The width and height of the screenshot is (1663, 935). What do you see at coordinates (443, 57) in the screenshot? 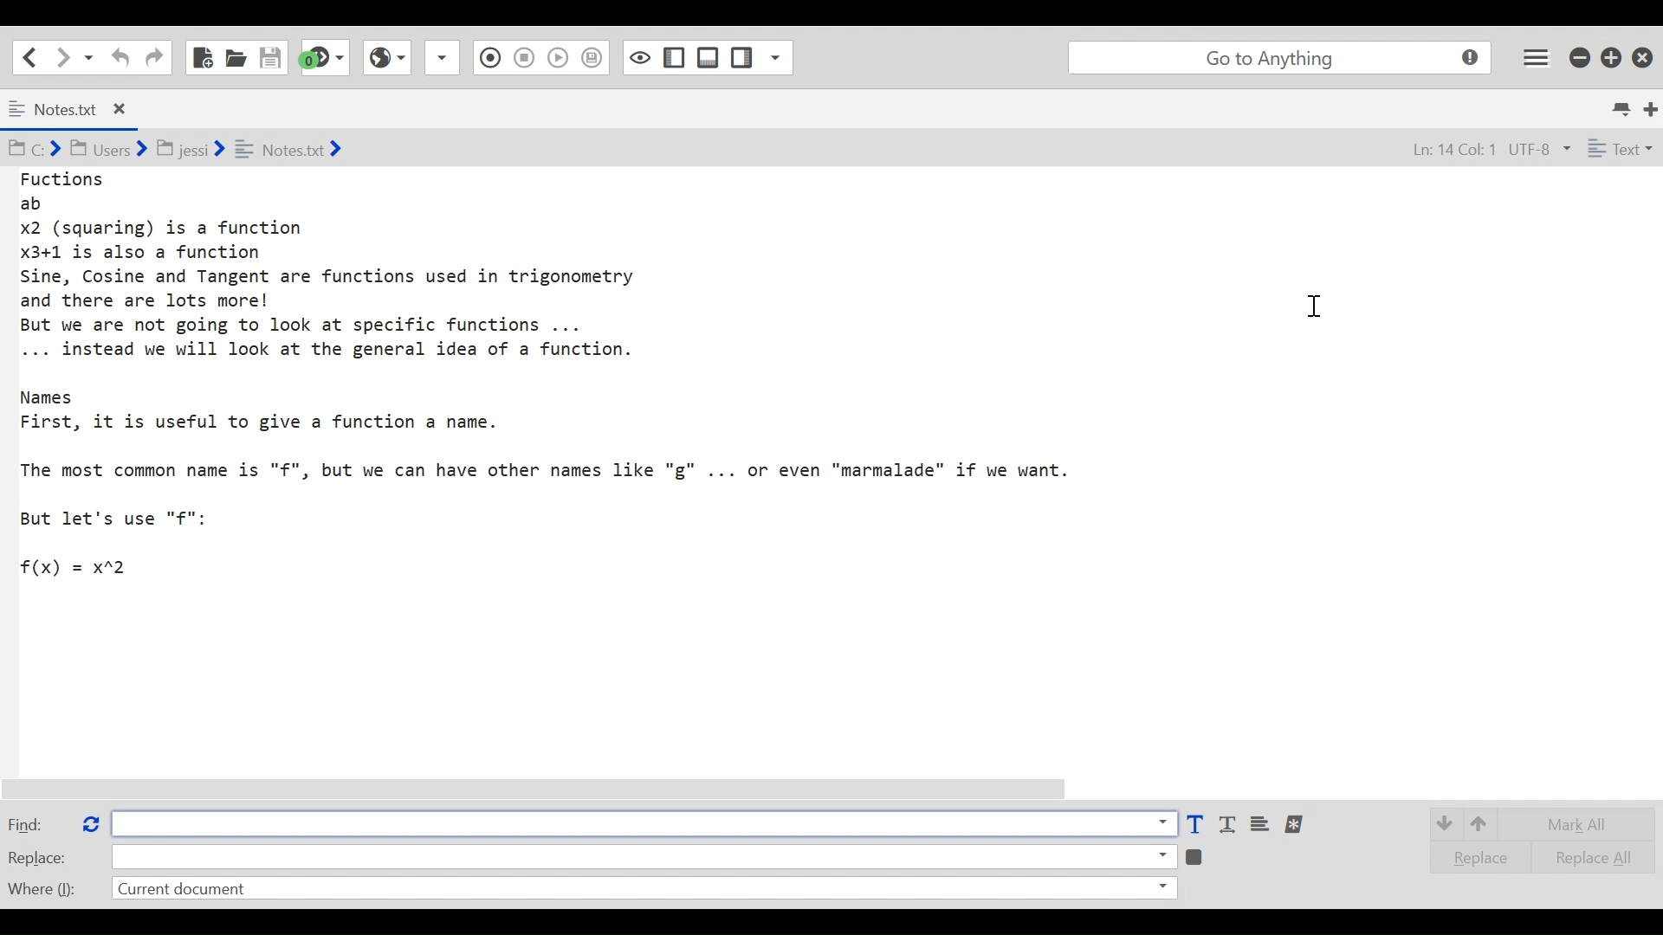
I see `Recording Macro` at bounding box center [443, 57].